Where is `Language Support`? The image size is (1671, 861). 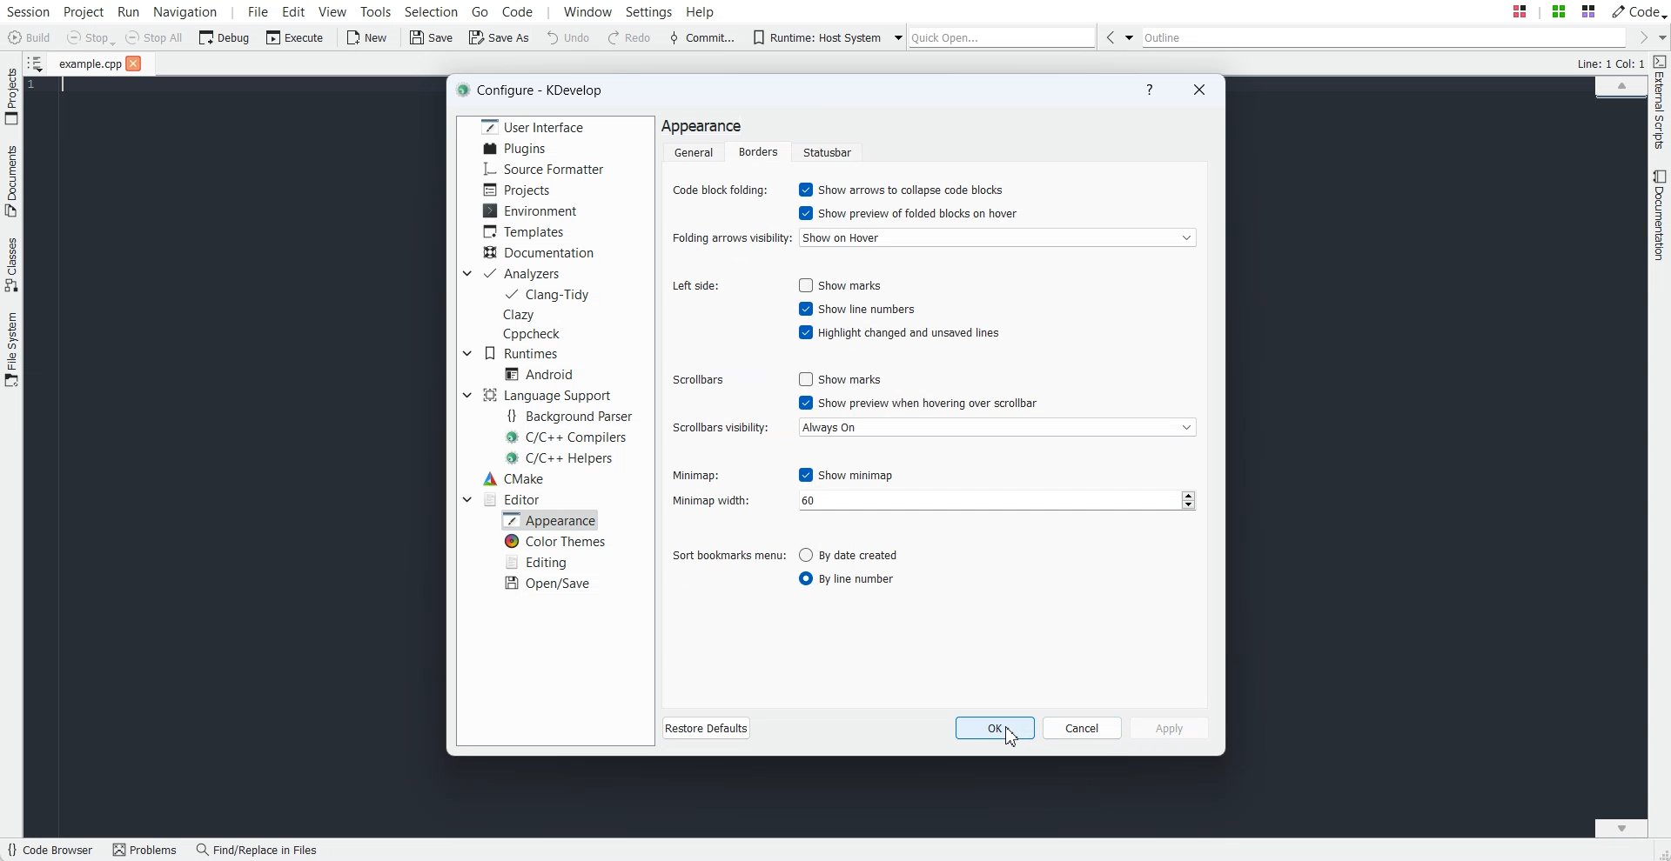 Language Support is located at coordinates (547, 394).